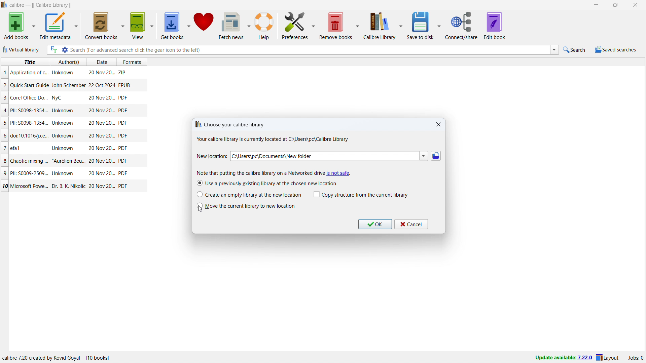  What do you see at coordinates (16, 26) in the screenshot?
I see `add books` at bounding box center [16, 26].